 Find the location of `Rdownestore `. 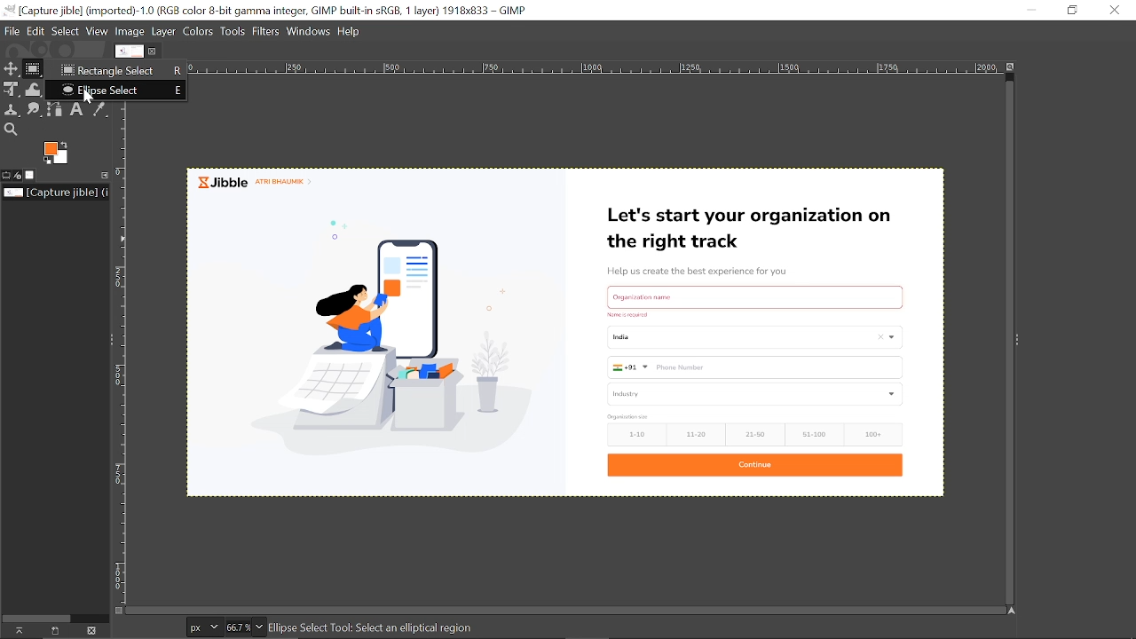

Rdownestore  is located at coordinates (1074, 10).